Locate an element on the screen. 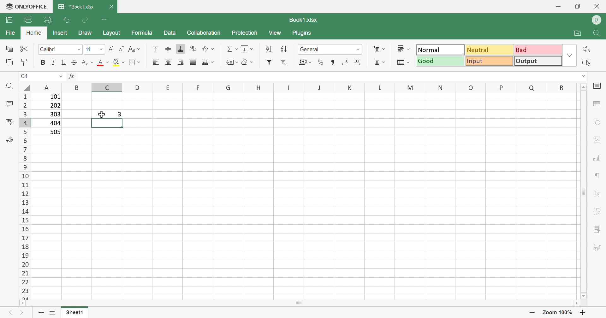 This screenshot has height=318, width=606. Font color is located at coordinates (104, 63).